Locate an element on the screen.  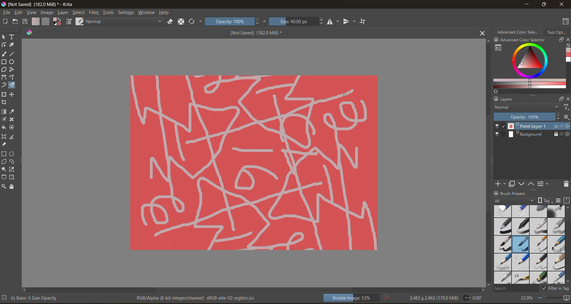
choose workspace is located at coordinates (566, 22).